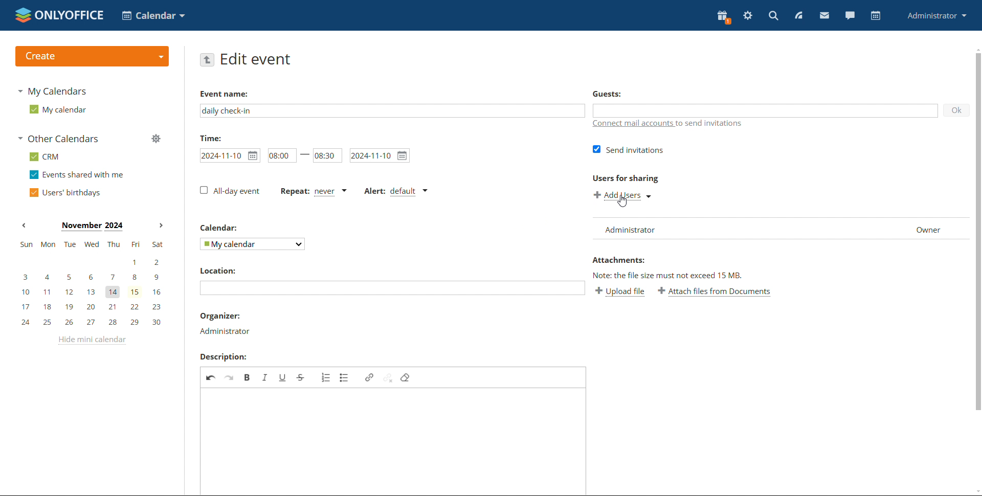 The height and width of the screenshot is (496, 982). Describe the element at coordinates (395, 192) in the screenshot. I see `alert type` at that location.